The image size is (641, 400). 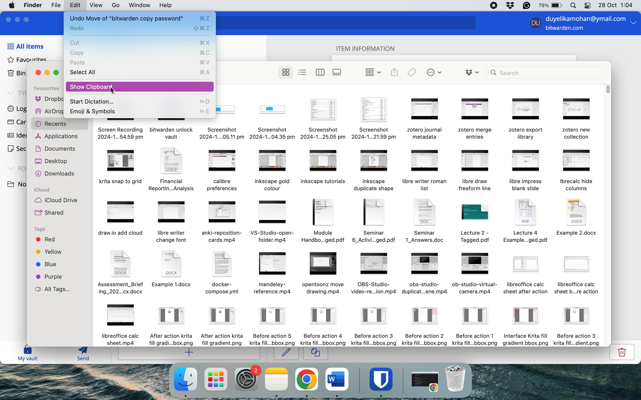 What do you see at coordinates (141, 30) in the screenshot?
I see `redo action` at bounding box center [141, 30].